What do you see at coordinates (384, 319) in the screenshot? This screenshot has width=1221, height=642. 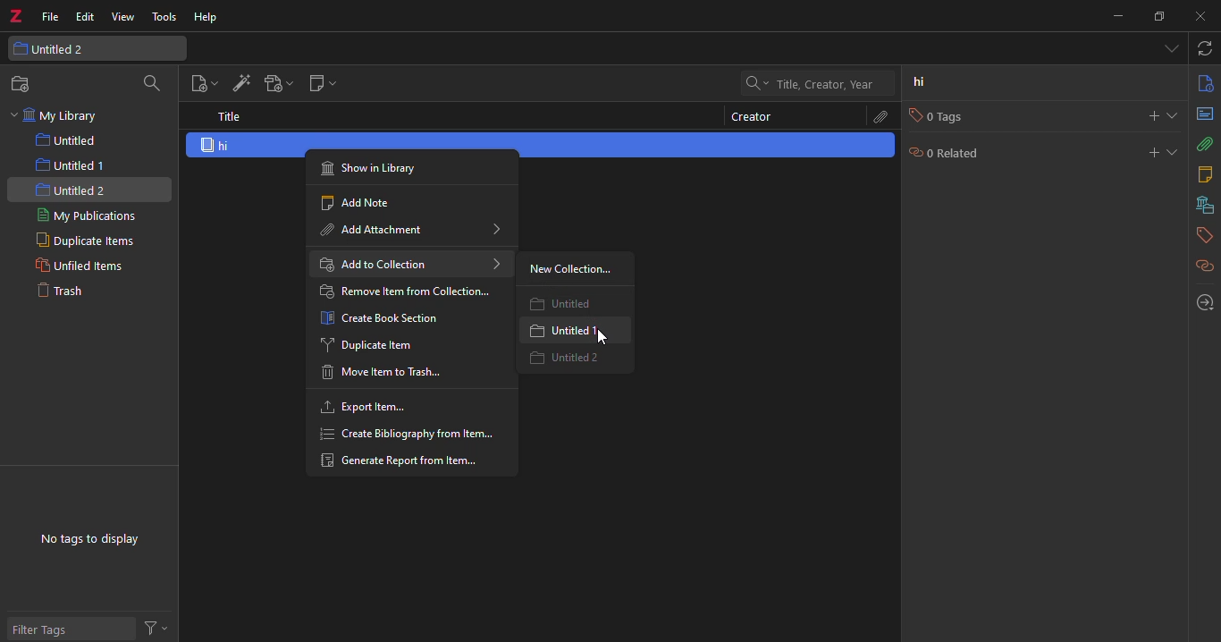 I see `create book section` at bounding box center [384, 319].